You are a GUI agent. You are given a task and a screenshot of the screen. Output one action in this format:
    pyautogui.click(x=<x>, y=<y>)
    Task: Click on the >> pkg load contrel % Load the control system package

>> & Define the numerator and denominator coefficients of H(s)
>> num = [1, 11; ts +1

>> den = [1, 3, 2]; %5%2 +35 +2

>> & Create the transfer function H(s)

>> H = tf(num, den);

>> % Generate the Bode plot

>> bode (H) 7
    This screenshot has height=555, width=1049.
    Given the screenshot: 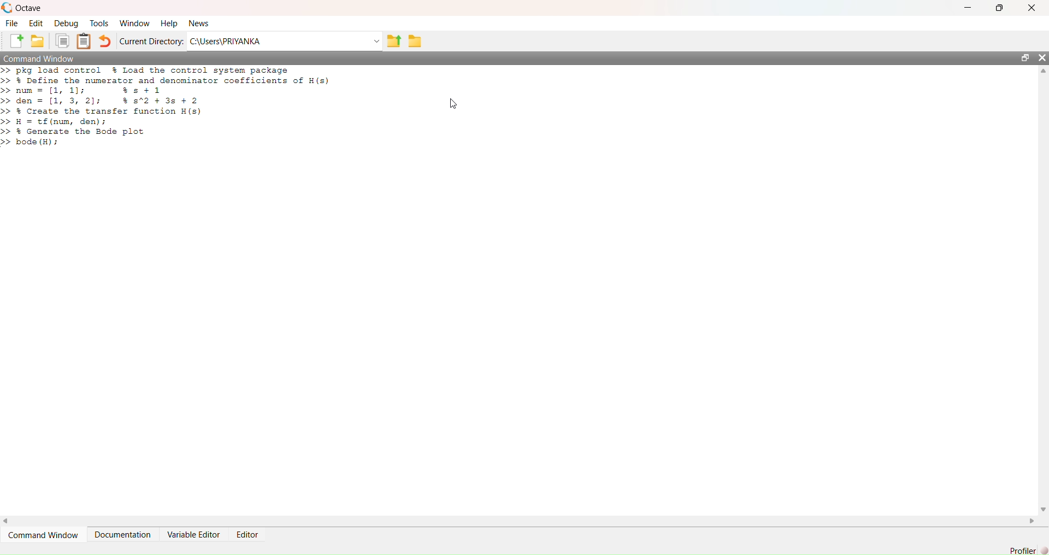 What is the action you would take?
    pyautogui.click(x=172, y=107)
    